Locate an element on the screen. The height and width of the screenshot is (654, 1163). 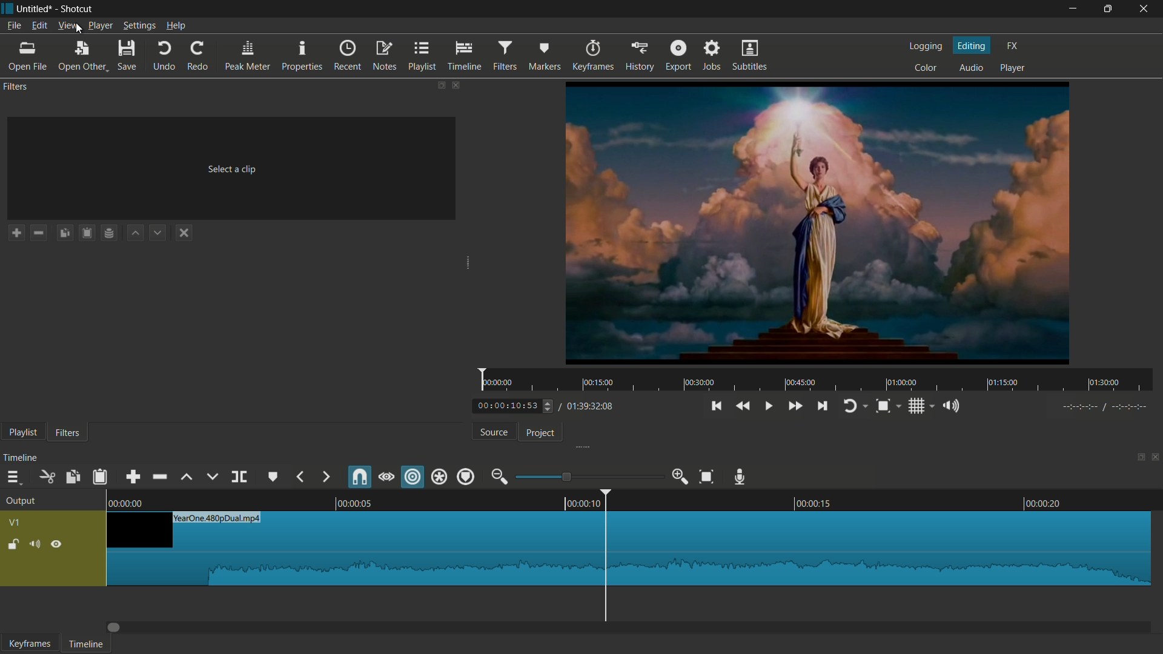
snap is located at coordinates (359, 478).